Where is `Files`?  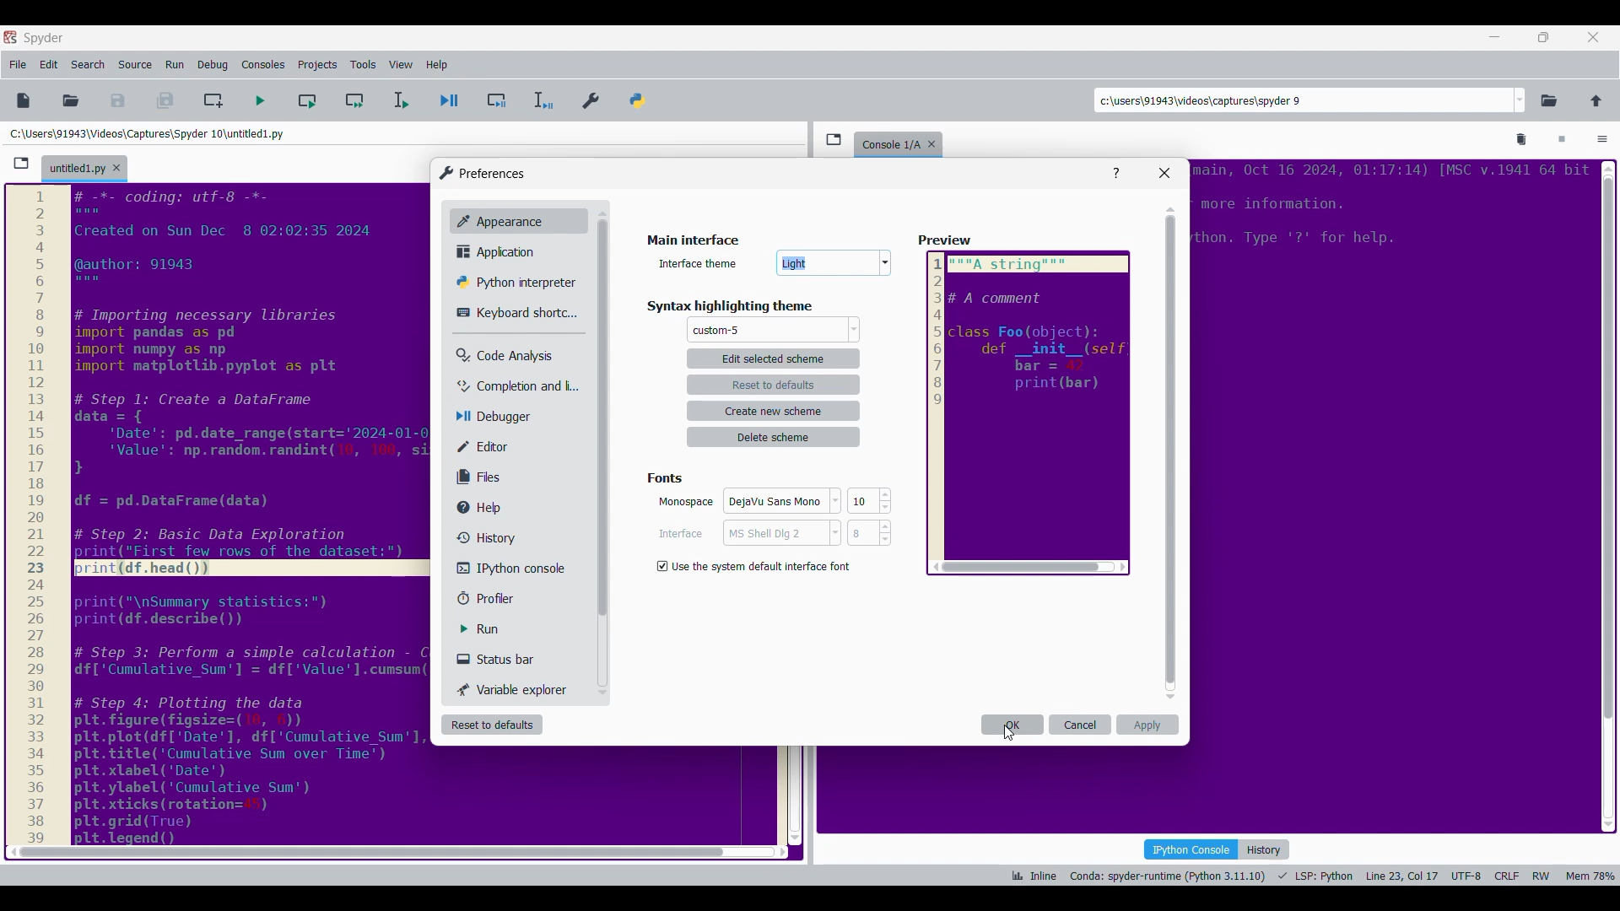 Files is located at coordinates (483, 477).